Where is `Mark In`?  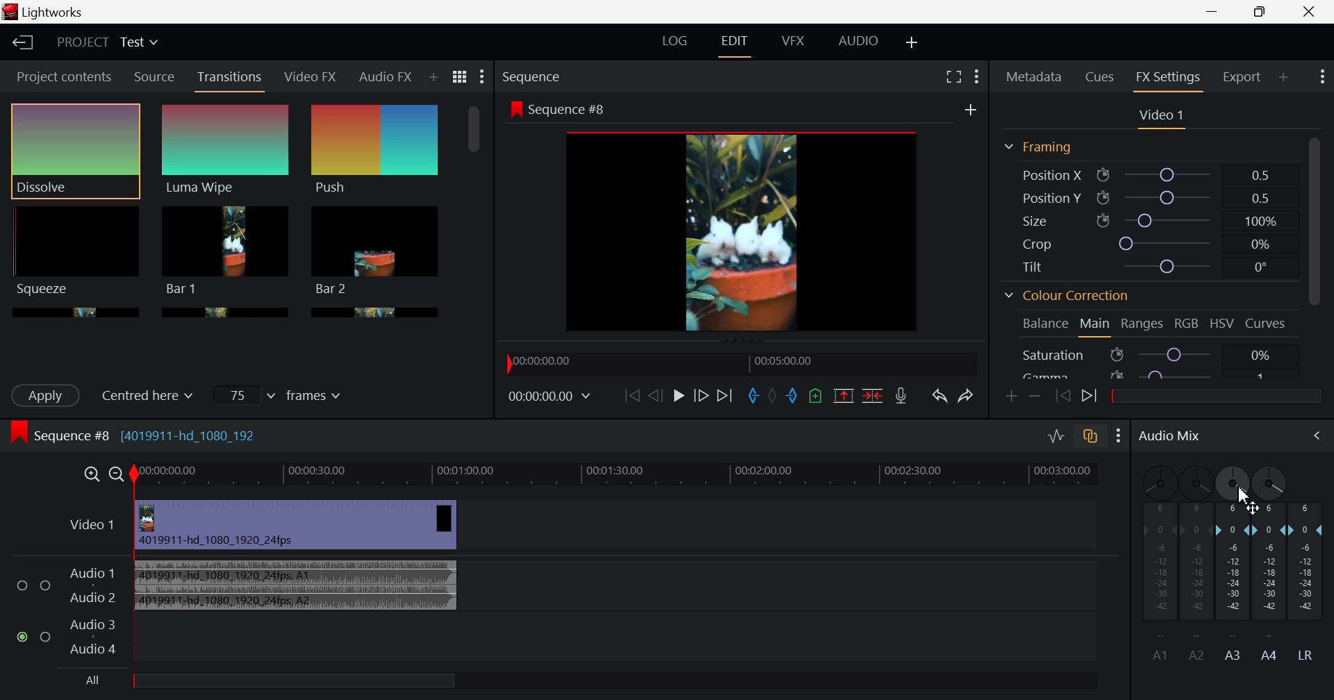
Mark In is located at coordinates (754, 397).